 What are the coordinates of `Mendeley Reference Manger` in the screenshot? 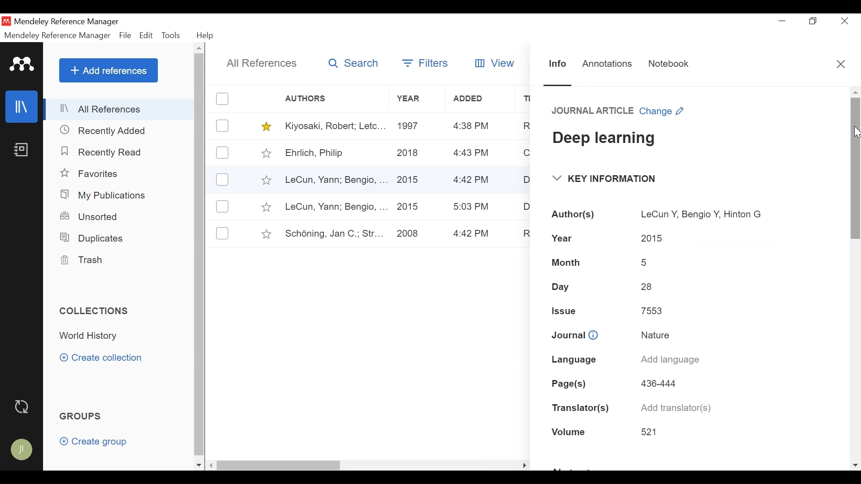 It's located at (72, 22).